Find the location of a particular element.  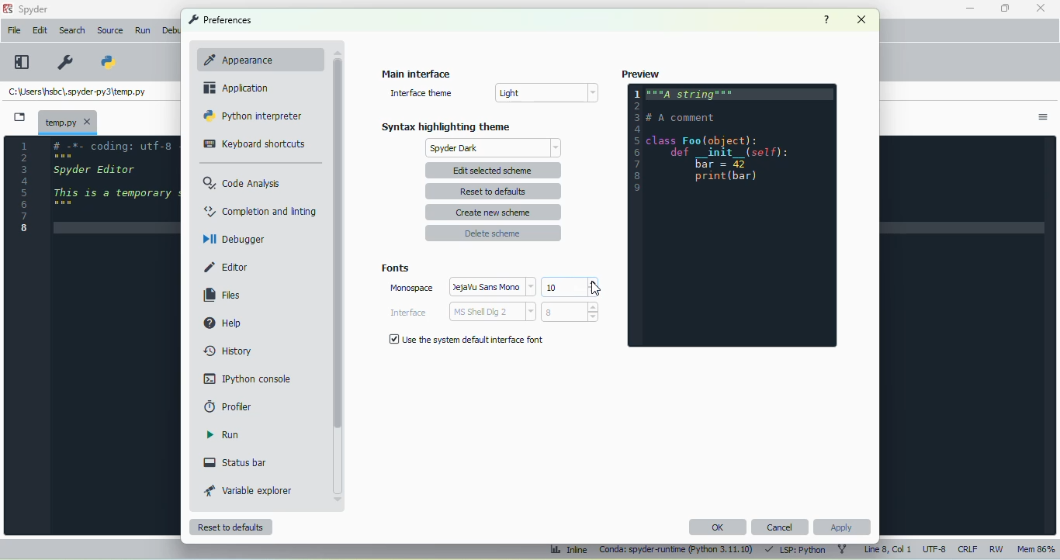

files is located at coordinates (223, 296).